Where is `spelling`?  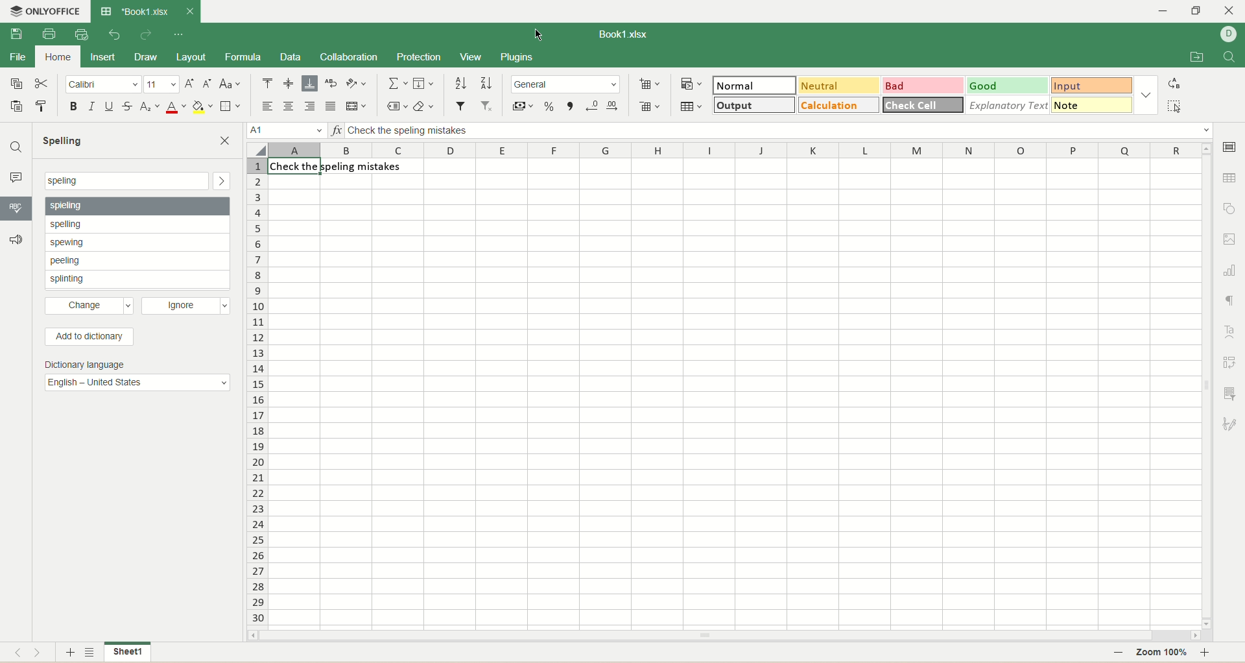
spelling is located at coordinates (65, 141).